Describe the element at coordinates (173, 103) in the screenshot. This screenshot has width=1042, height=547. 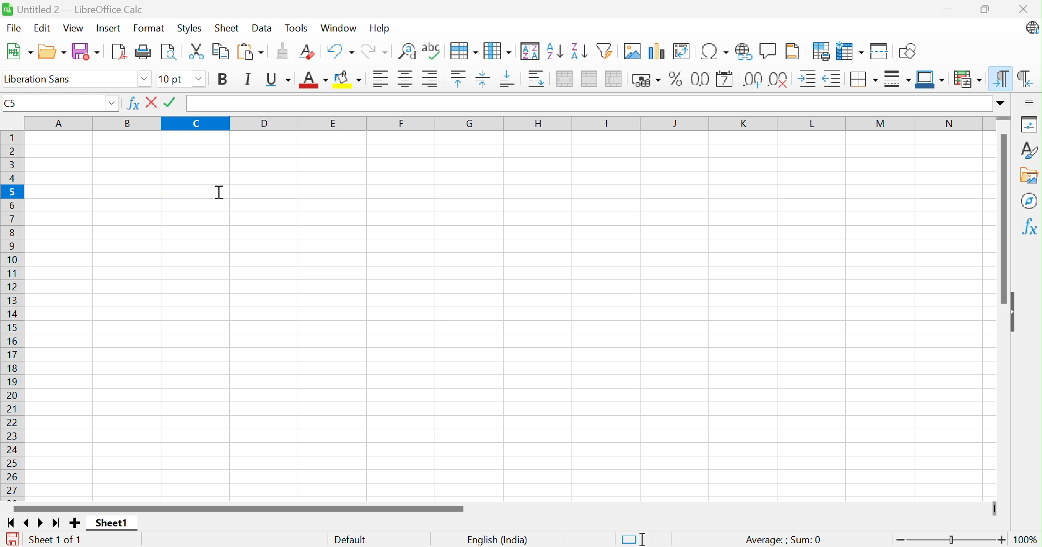
I see `Tick` at that location.